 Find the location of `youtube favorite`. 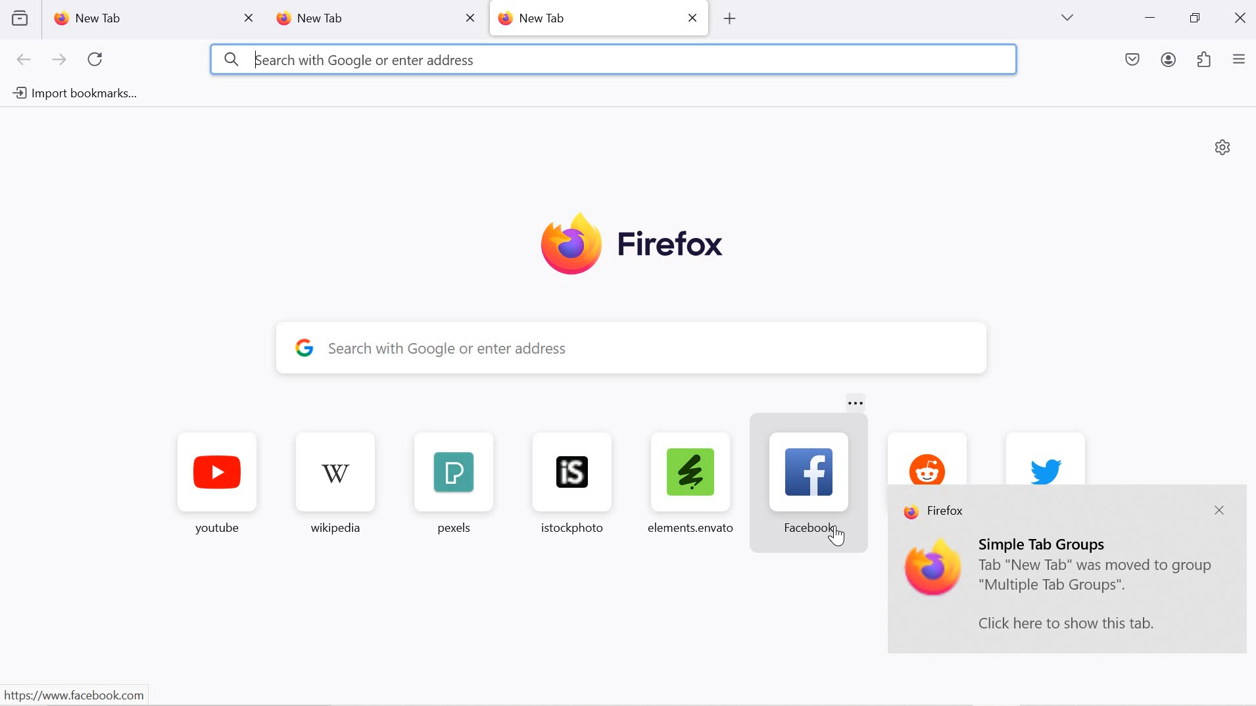

youtube favorite is located at coordinates (218, 486).